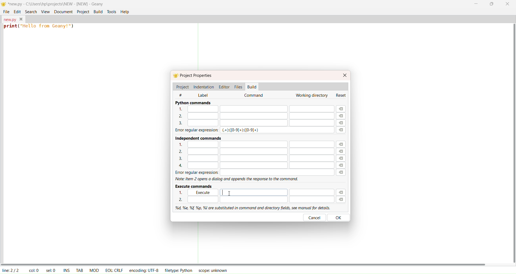 The height and width of the screenshot is (274, 516). I want to click on maximize, so click(491, 5).